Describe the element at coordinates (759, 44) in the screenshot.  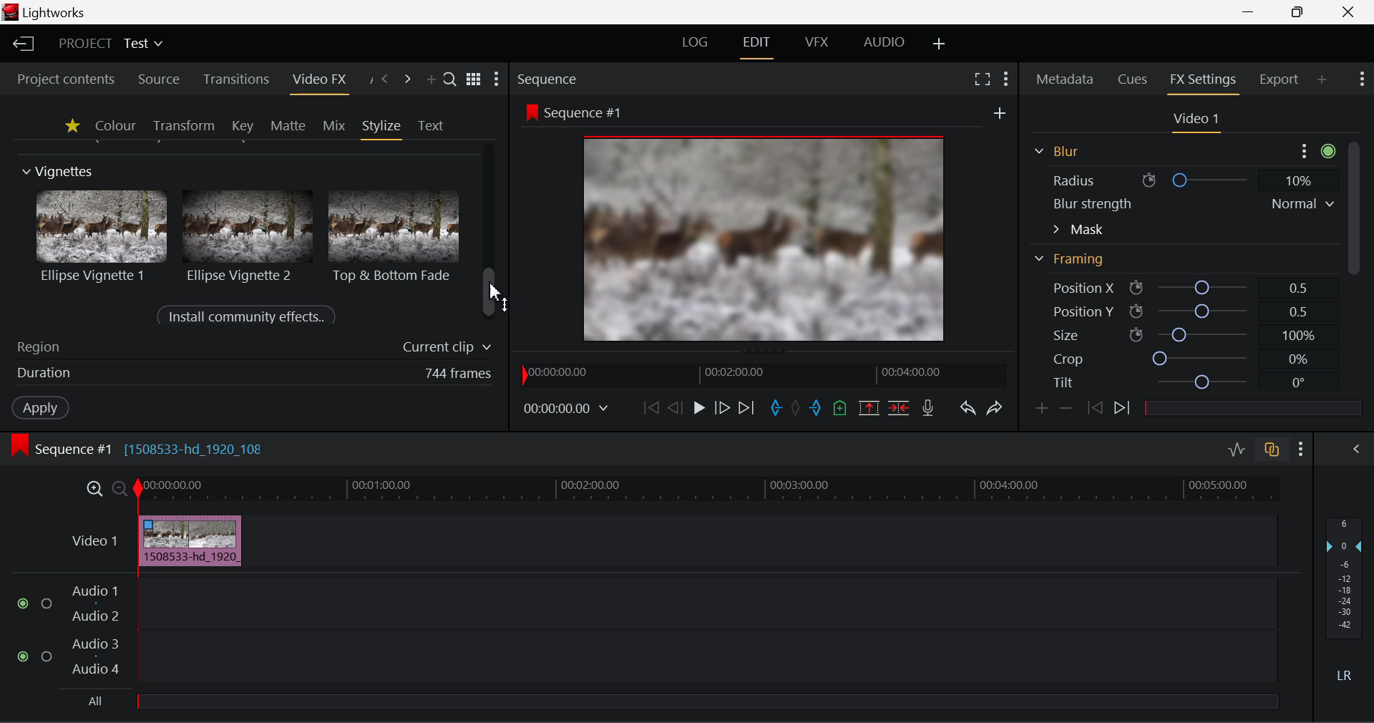
I see `Edit Layout Open` at that location.